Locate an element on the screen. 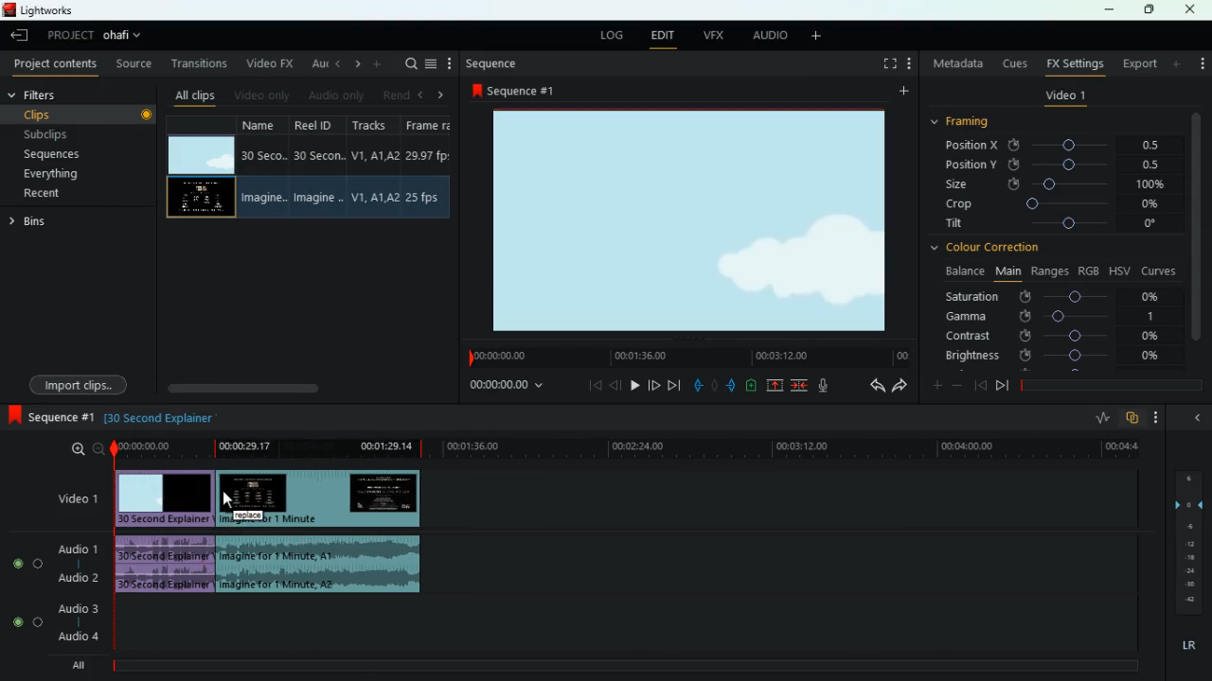 The width and height of the screenshot is (1212, 681). metadata is located at coordinates (958, 63).